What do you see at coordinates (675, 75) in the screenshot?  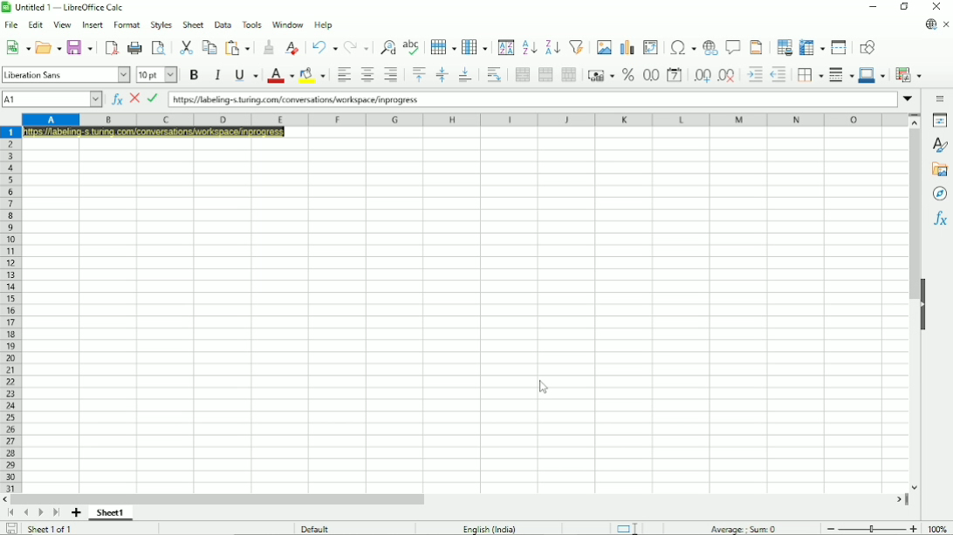 I see `Format as date` at bounding box center [675, 75].